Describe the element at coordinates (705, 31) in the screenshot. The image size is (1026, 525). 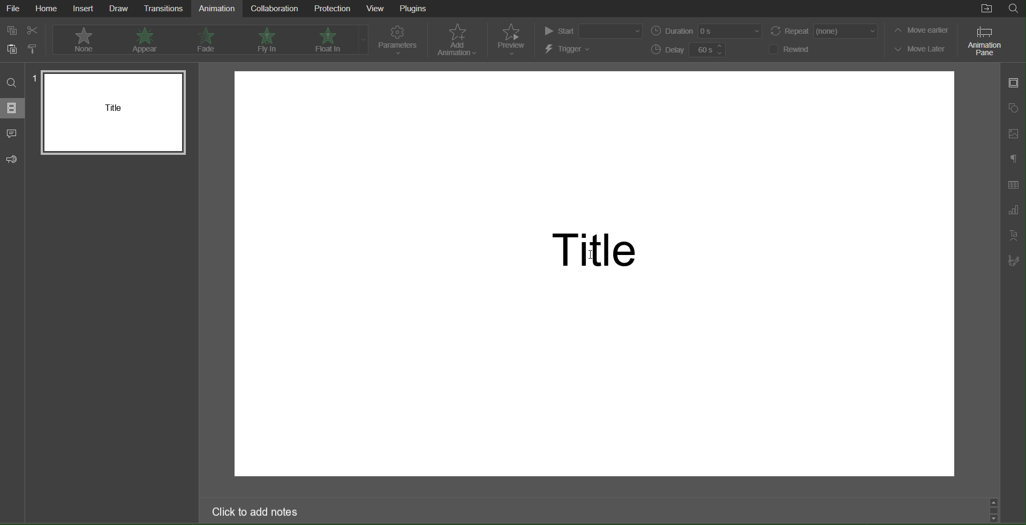
I see `Duration` at that location.